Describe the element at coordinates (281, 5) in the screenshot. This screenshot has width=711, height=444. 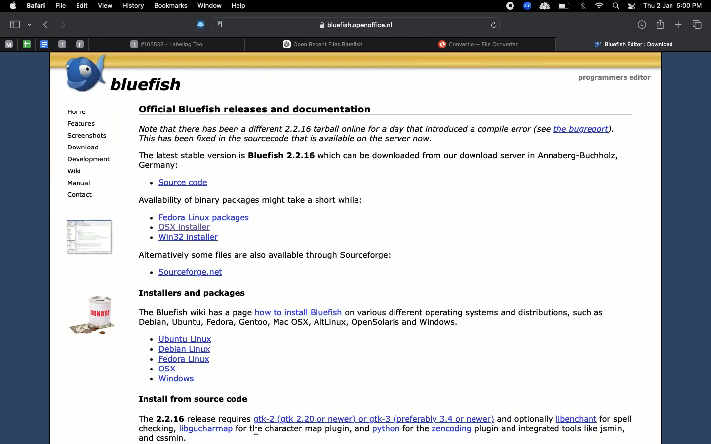
I see `dialogs ` at that location.